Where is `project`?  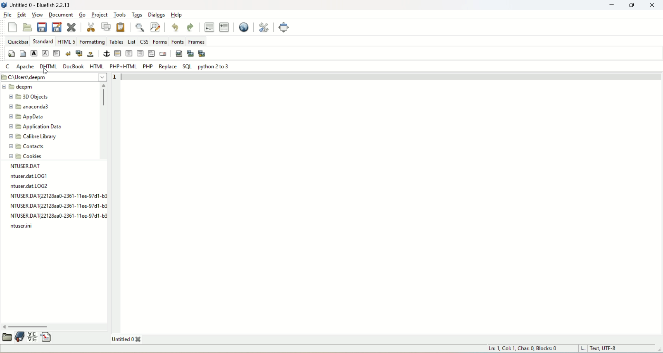 project is located at coordinates (99, 15).